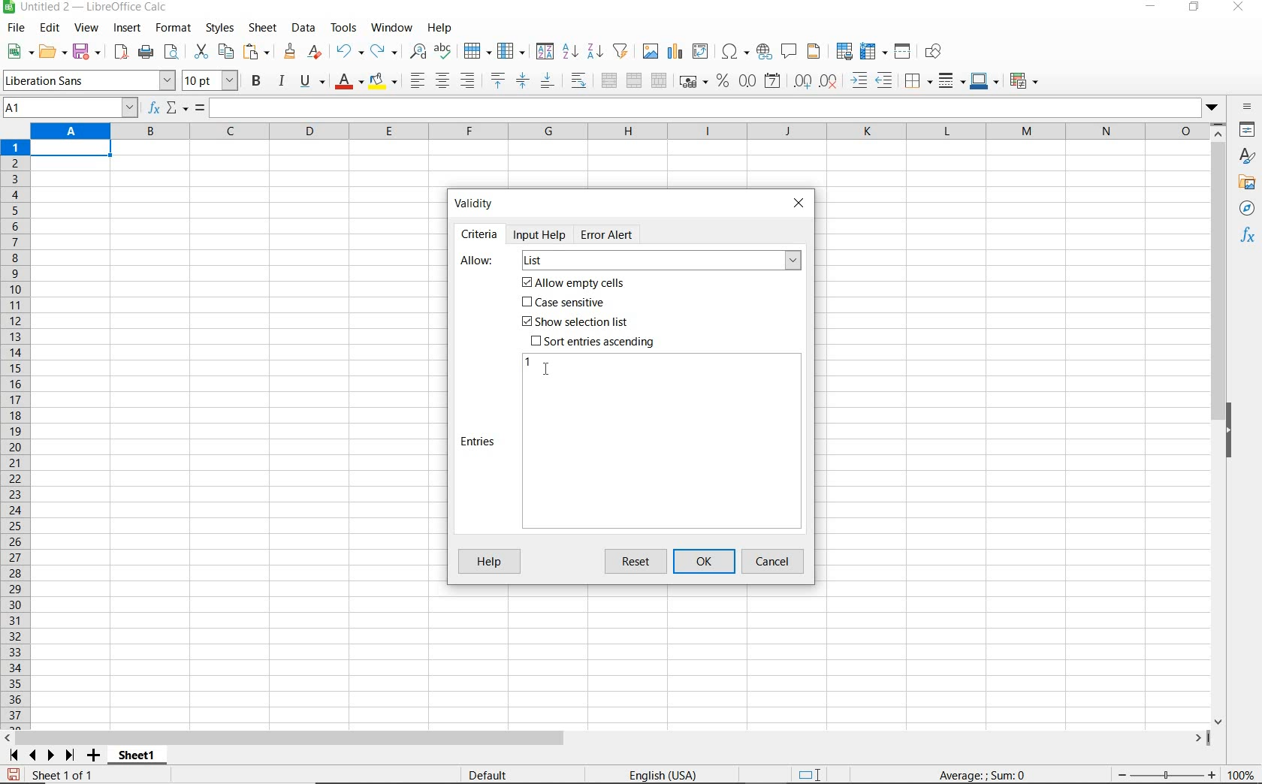 Image resolution: width=1262 pixels, height=784 pixels. Describe the element at coordinates (350, 81) in the screenshot. I see `font color` at that location.